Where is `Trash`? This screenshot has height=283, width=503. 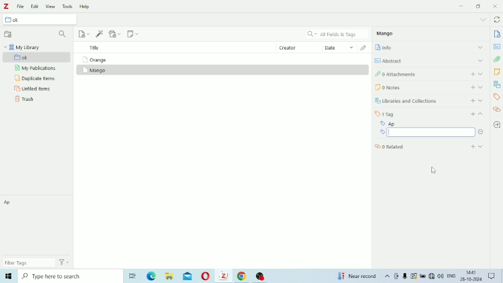 Trash is located at coordinates (26, 99).